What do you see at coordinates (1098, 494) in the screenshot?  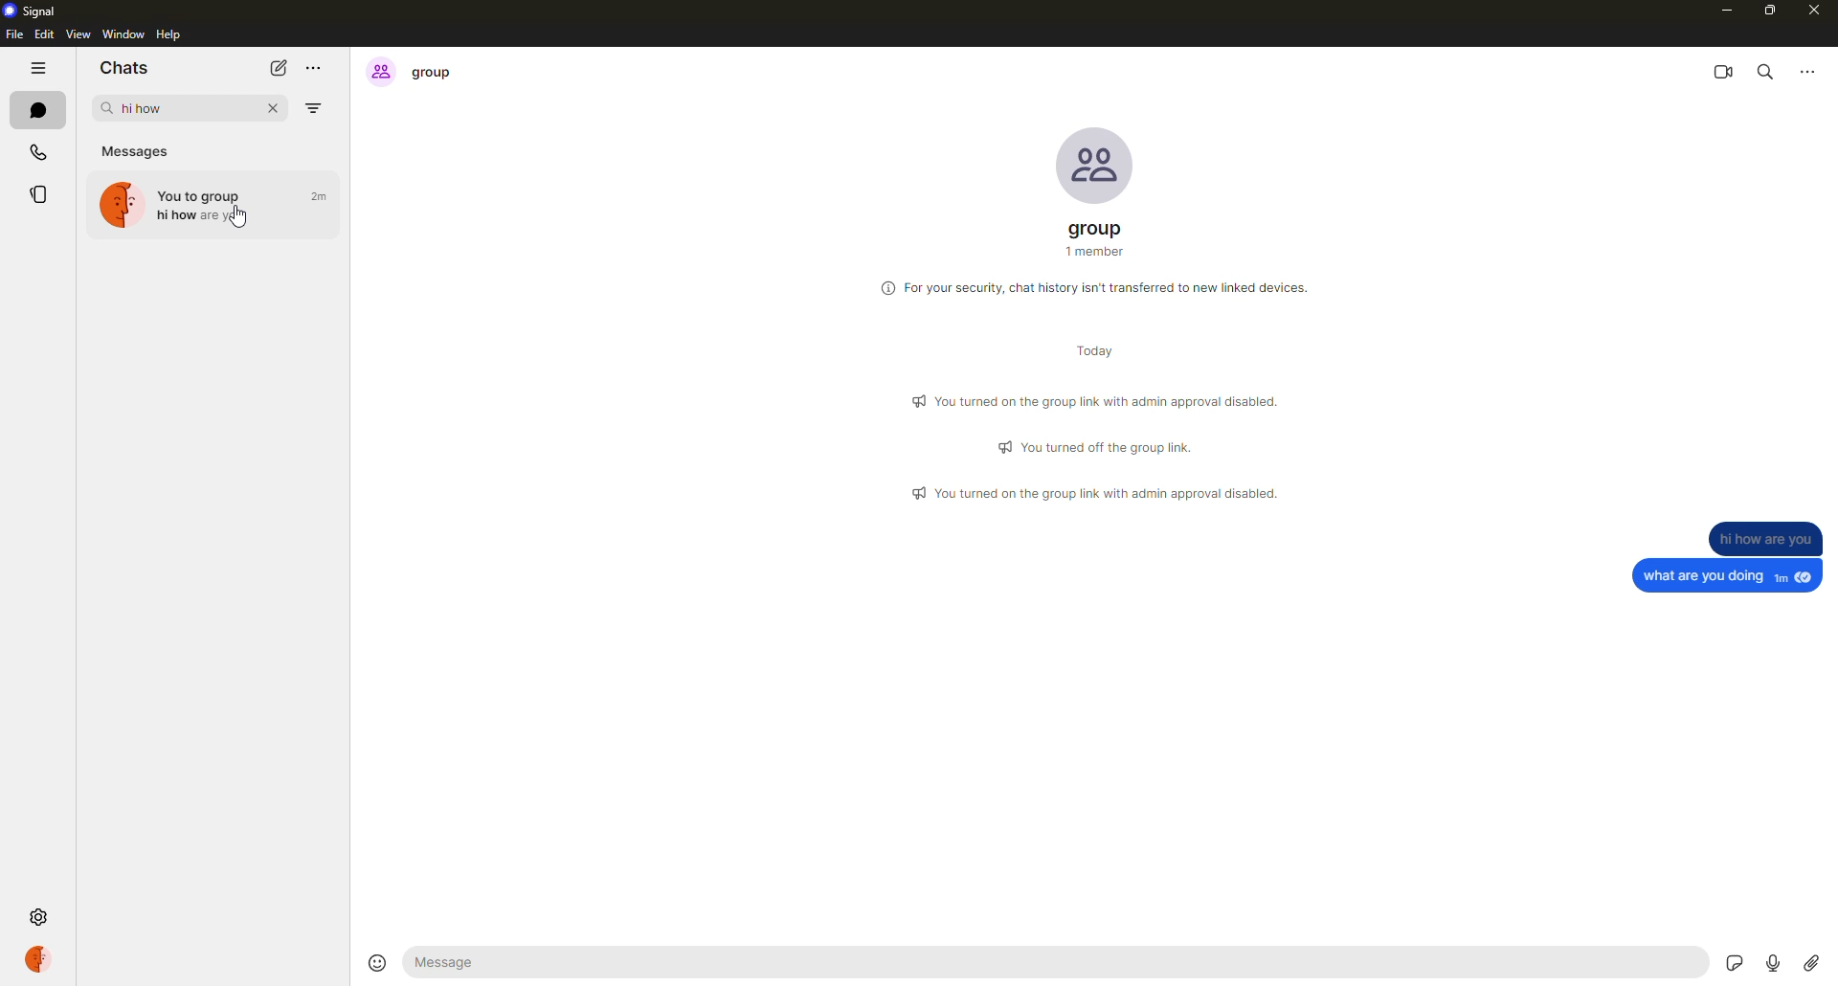 I see `info` at bounding box center [1098, 494].